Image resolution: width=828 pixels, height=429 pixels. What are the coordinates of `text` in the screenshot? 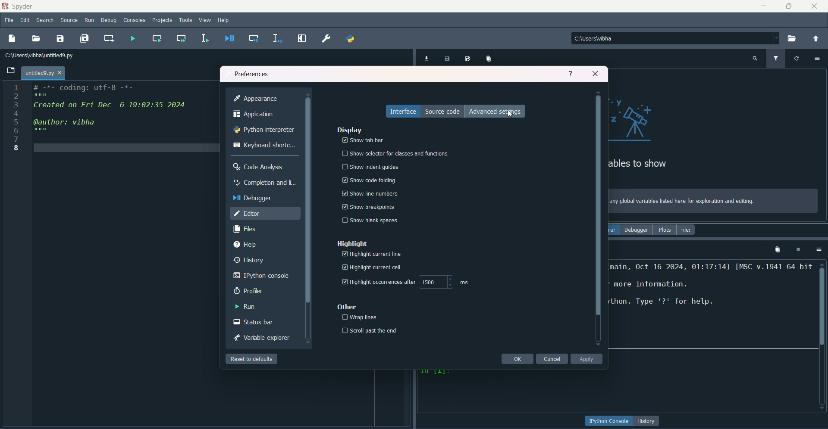 It's located at (711, 305).